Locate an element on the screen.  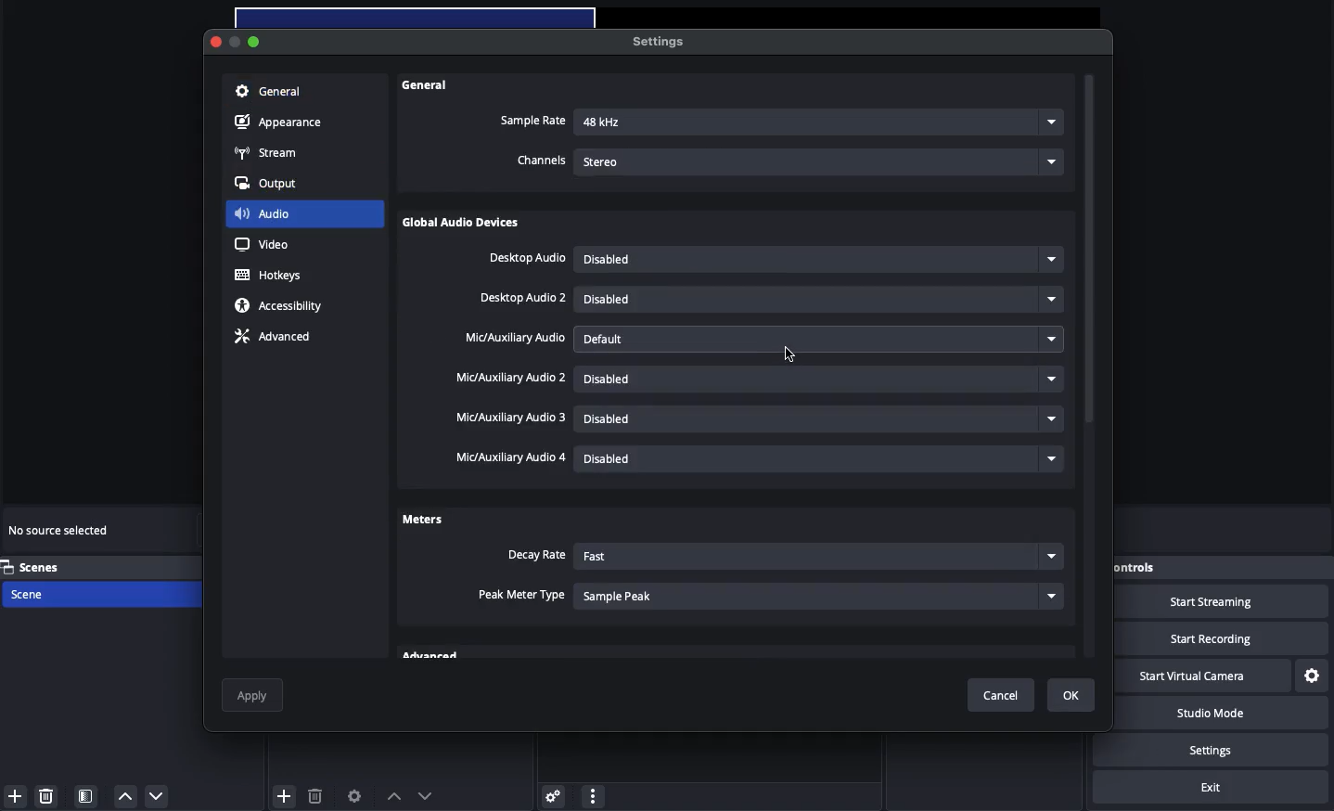
Add is located at coordinates (285, 794).